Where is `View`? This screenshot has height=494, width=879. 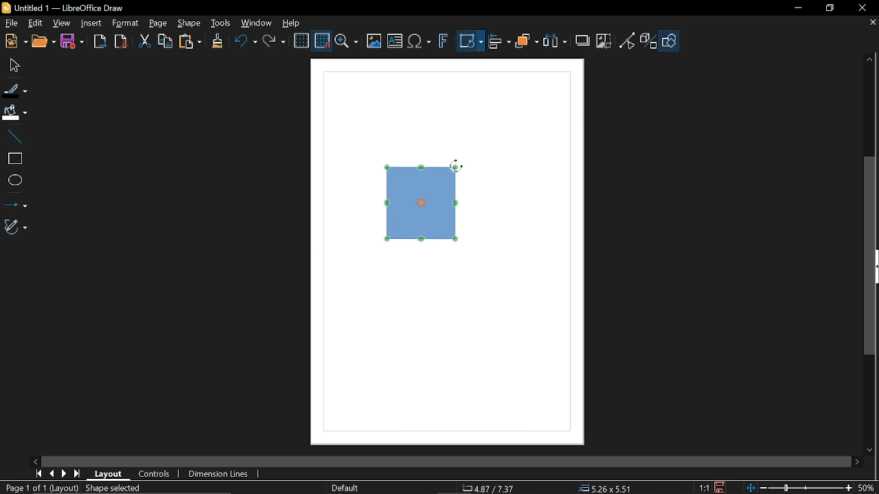 View is located at coordinates (60, 24).